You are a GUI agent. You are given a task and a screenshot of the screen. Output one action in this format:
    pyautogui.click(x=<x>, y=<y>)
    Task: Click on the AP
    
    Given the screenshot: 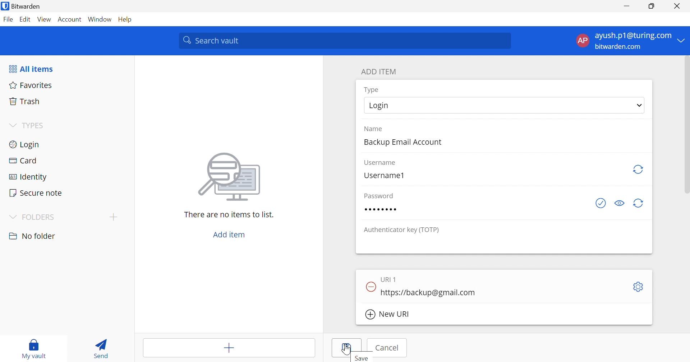 What is the action you would take?
    pyautogui.click(x=582, y=41)
    